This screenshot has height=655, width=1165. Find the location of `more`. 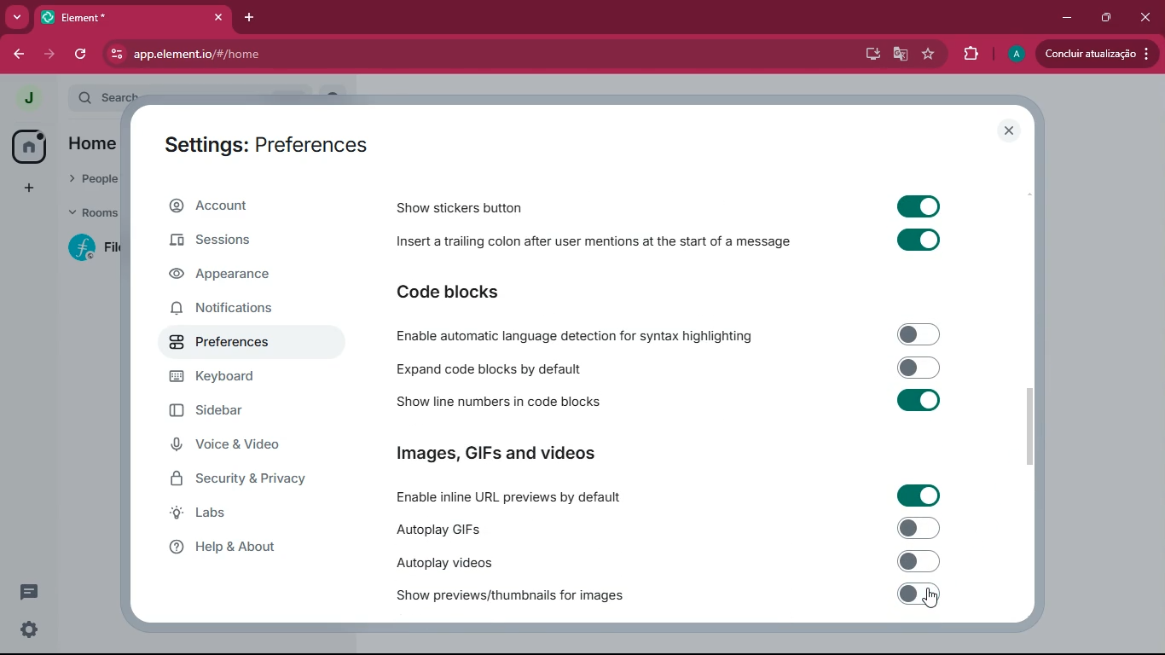

more is located at coordinates (19, 16).